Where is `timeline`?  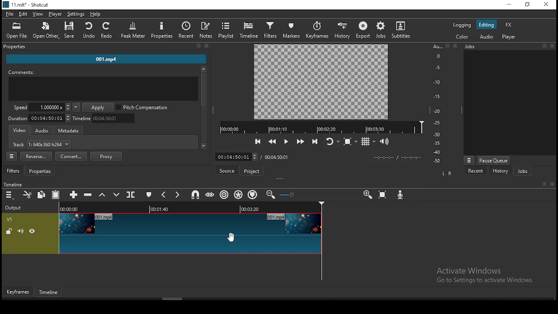 timeline is located at coordinates (12, 184).